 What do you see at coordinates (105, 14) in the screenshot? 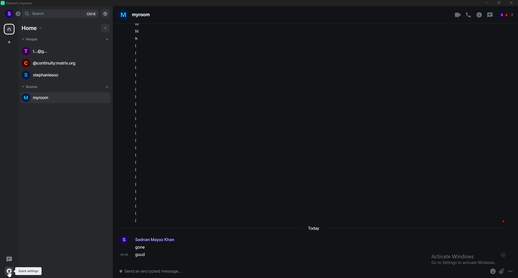
I see `explore room` at bounding box center [105, 14].